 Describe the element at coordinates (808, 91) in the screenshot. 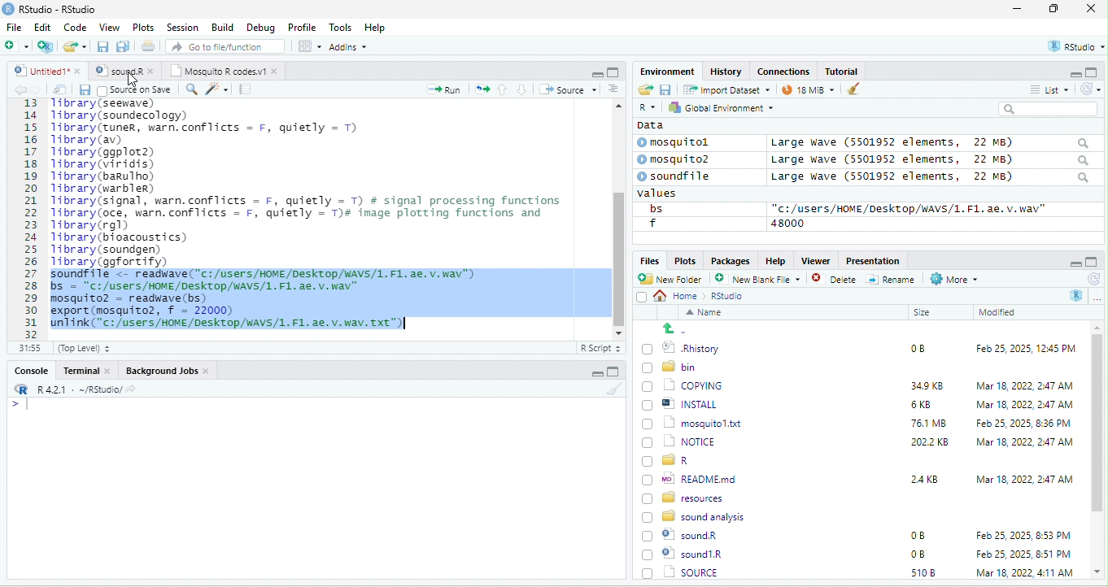

I see `9 mb` at that location.